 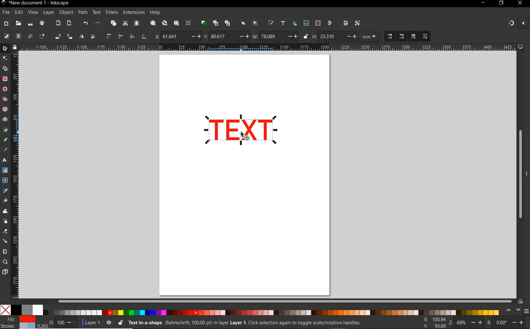 What do you see at coordinates (120, 322) in the screenshot?
I see `lock/unlock current layer` at bounding box center [120, 322].